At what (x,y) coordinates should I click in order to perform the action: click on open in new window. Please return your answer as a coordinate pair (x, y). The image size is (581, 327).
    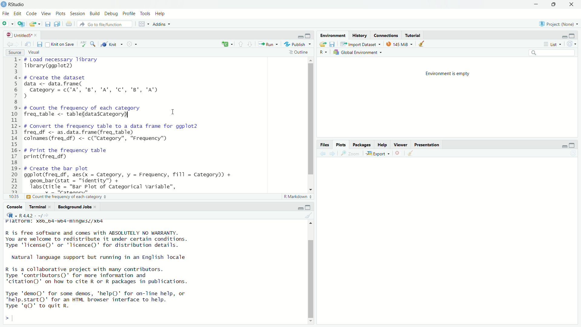
    Looking at the image, I should click on (28, 45).